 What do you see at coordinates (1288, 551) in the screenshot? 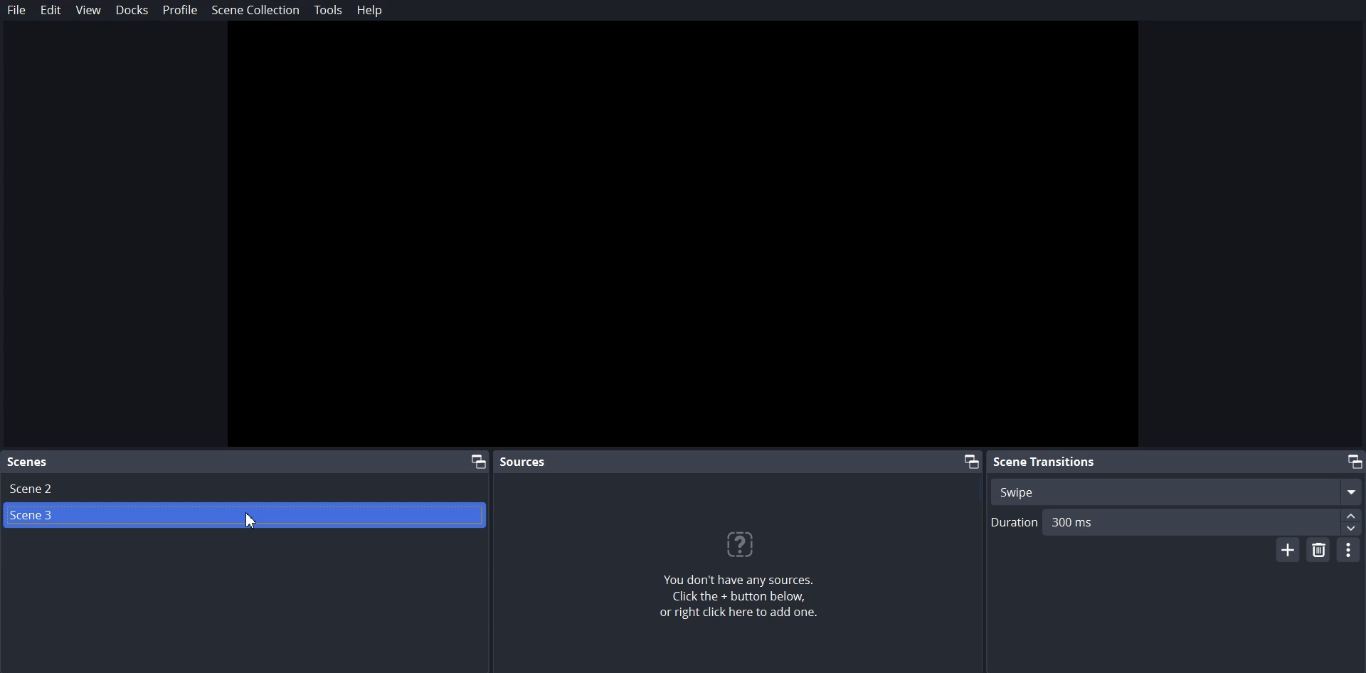
I see `Add Scene Transition` at bounding box center [1288, 551].